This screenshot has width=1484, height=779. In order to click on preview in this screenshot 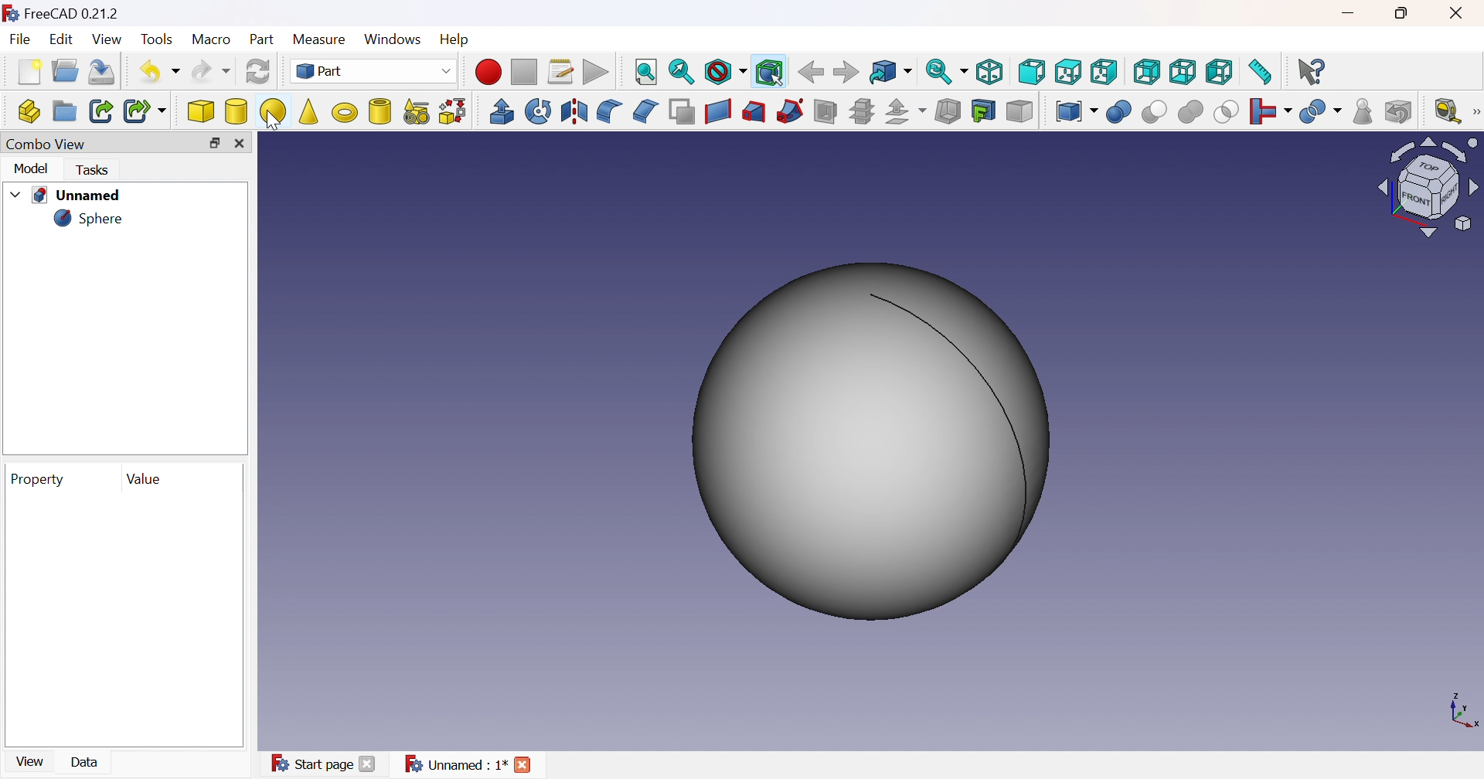, I will do `click(123, 621)`.